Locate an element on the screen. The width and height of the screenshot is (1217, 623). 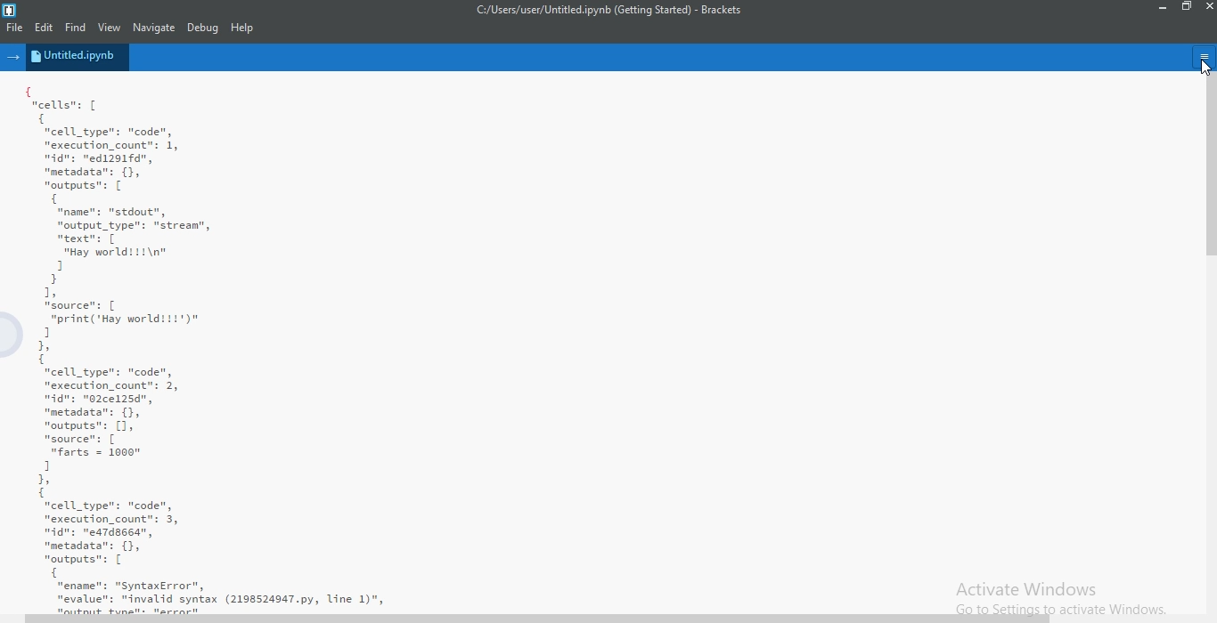
Debug is located at coordinates (203, 28).